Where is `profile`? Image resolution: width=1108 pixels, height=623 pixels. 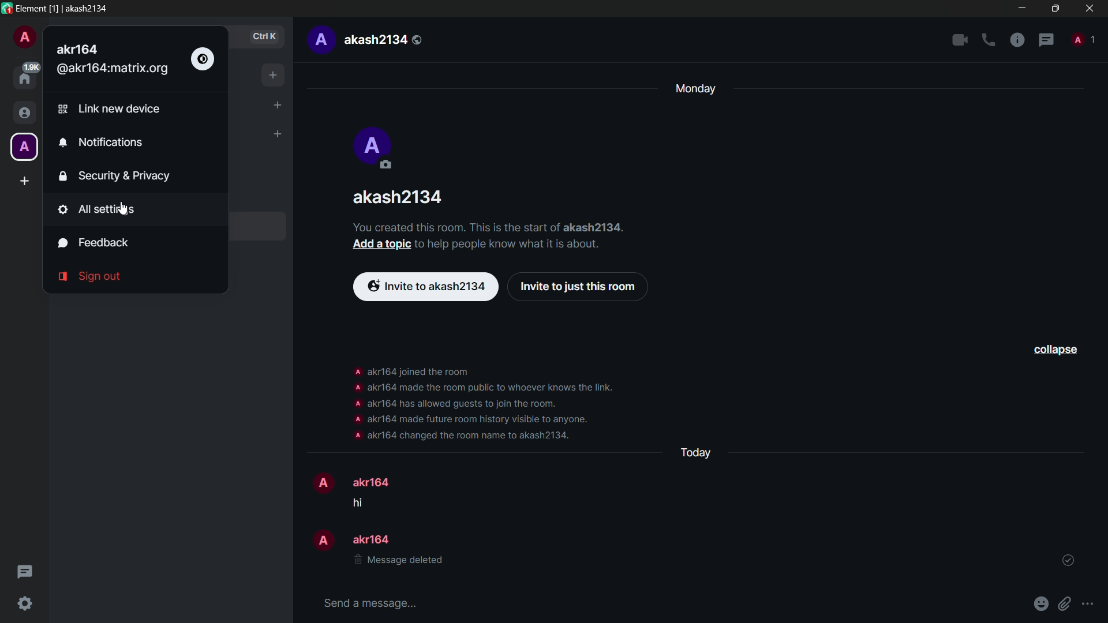
profile is located at coordinates (357, 403).